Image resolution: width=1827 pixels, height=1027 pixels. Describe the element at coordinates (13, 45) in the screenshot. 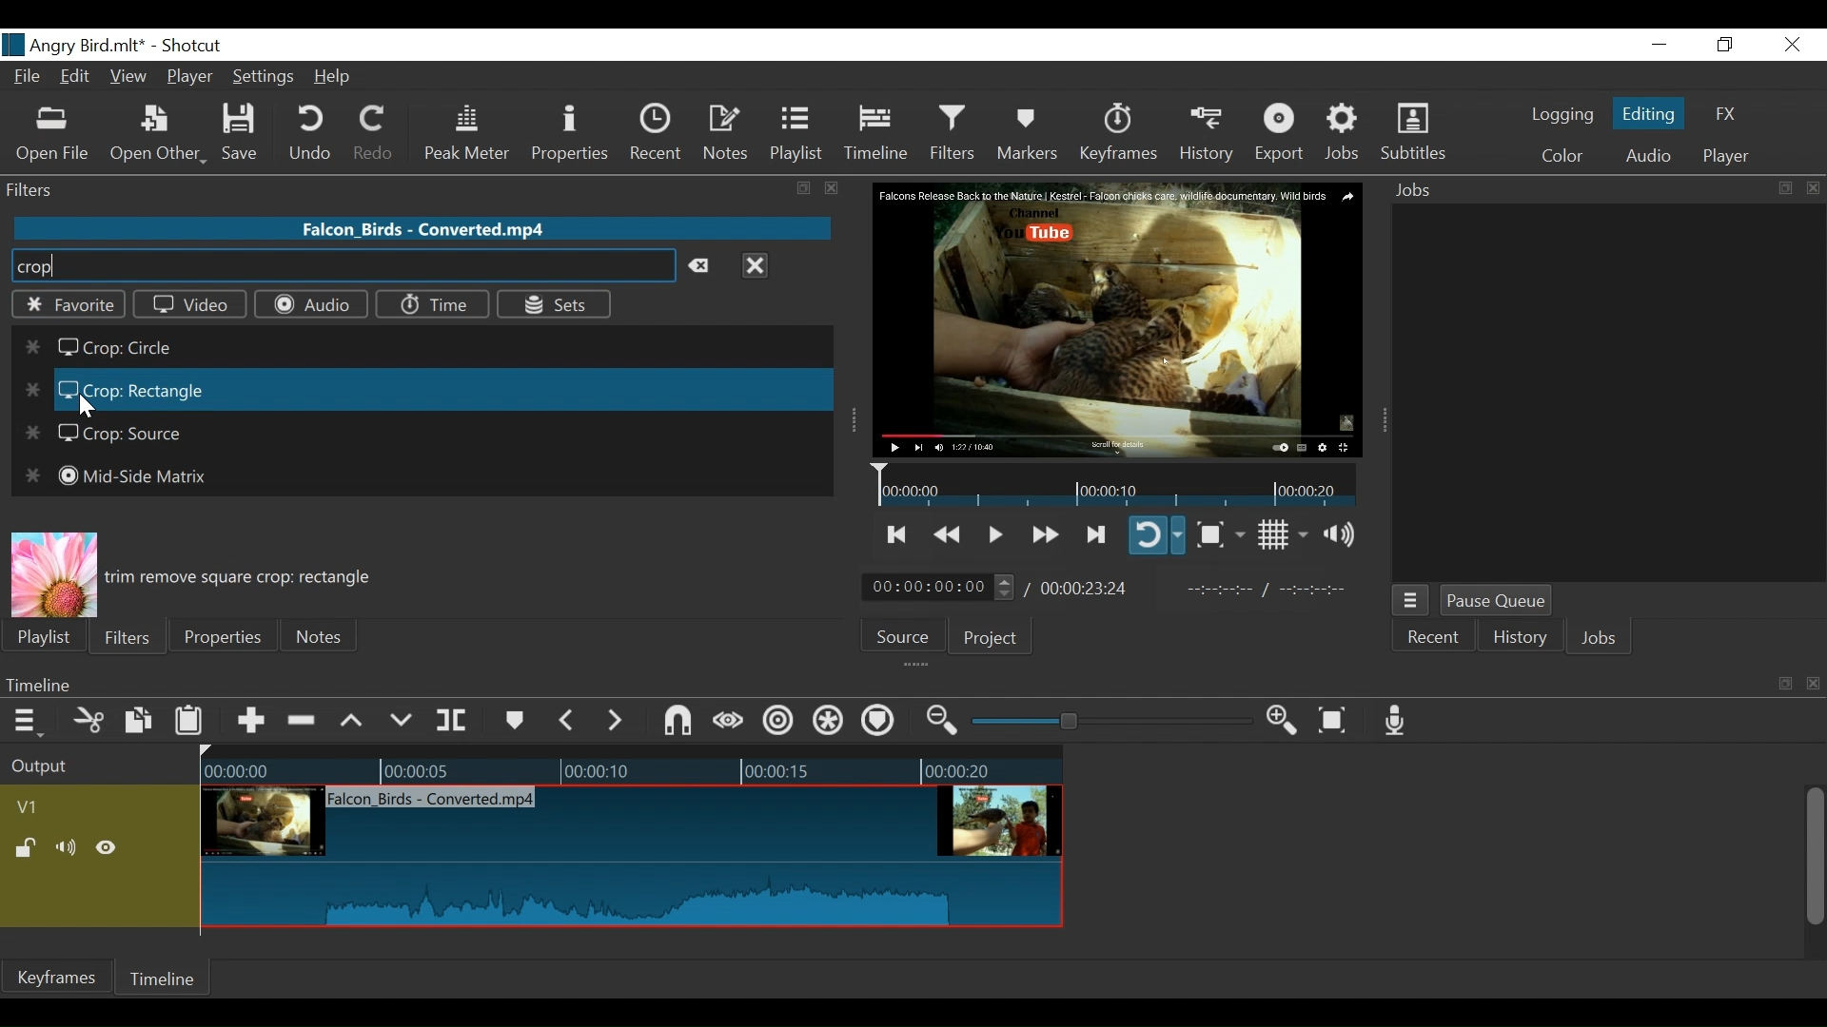

I see `logo` at that location.